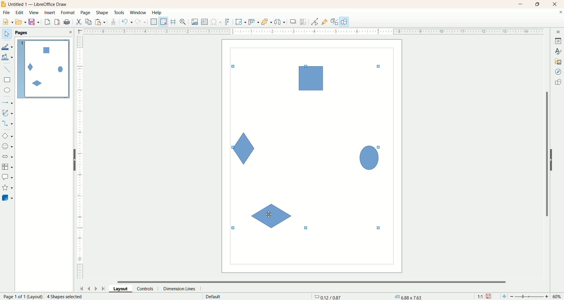  Describe the element at coordinates (228, 22) in the screenshot. I see `fontwork text` at that location.